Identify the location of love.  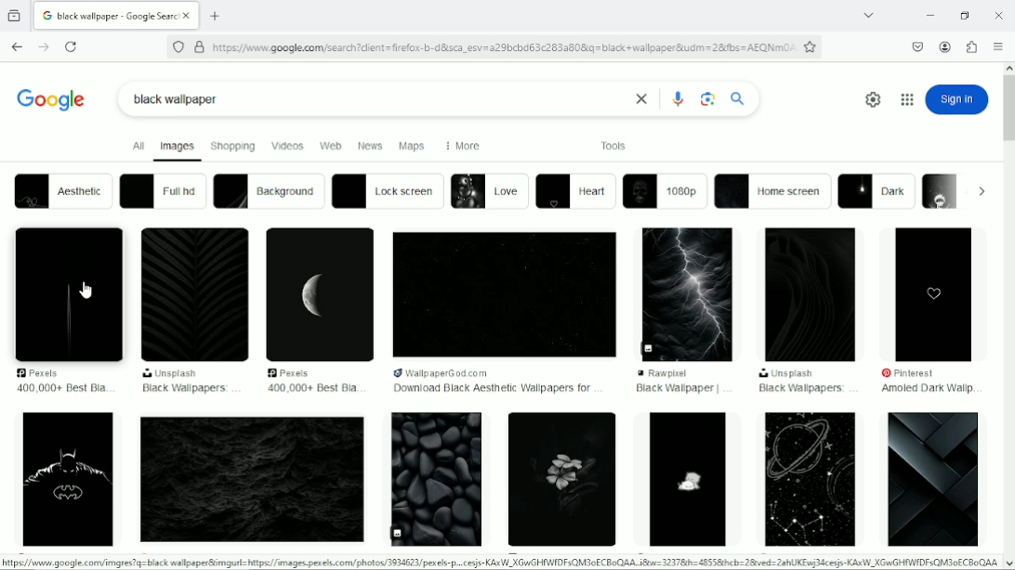
(489, 190).